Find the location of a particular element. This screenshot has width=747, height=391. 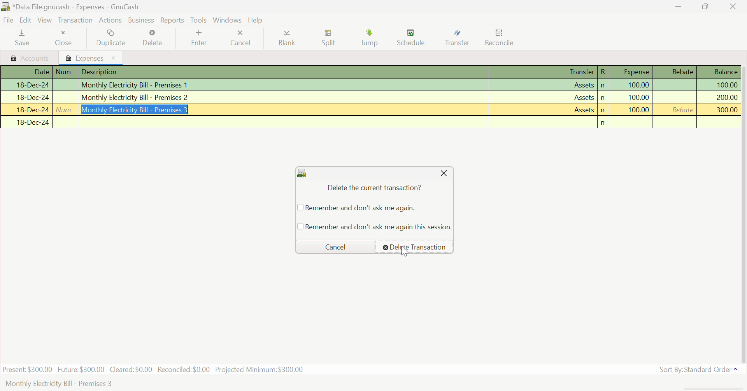

File is located at coordinates (9, 21).